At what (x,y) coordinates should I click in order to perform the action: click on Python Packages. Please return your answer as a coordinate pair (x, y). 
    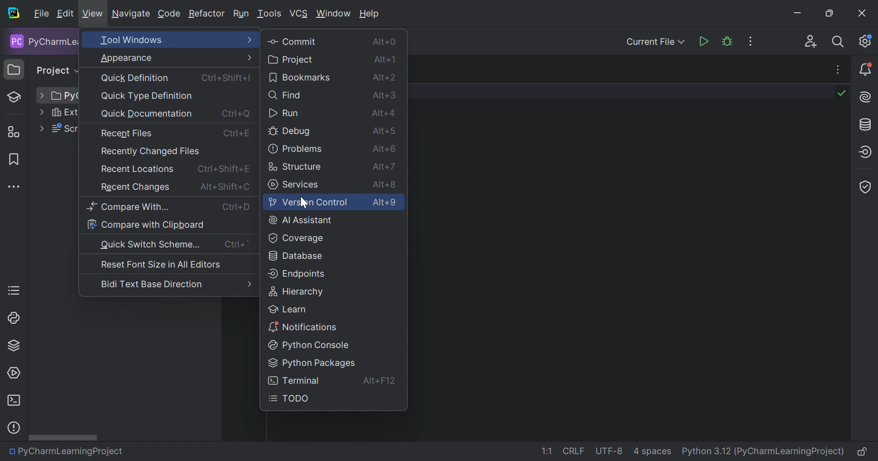
    Looking at the image, I should click on (16, 346).